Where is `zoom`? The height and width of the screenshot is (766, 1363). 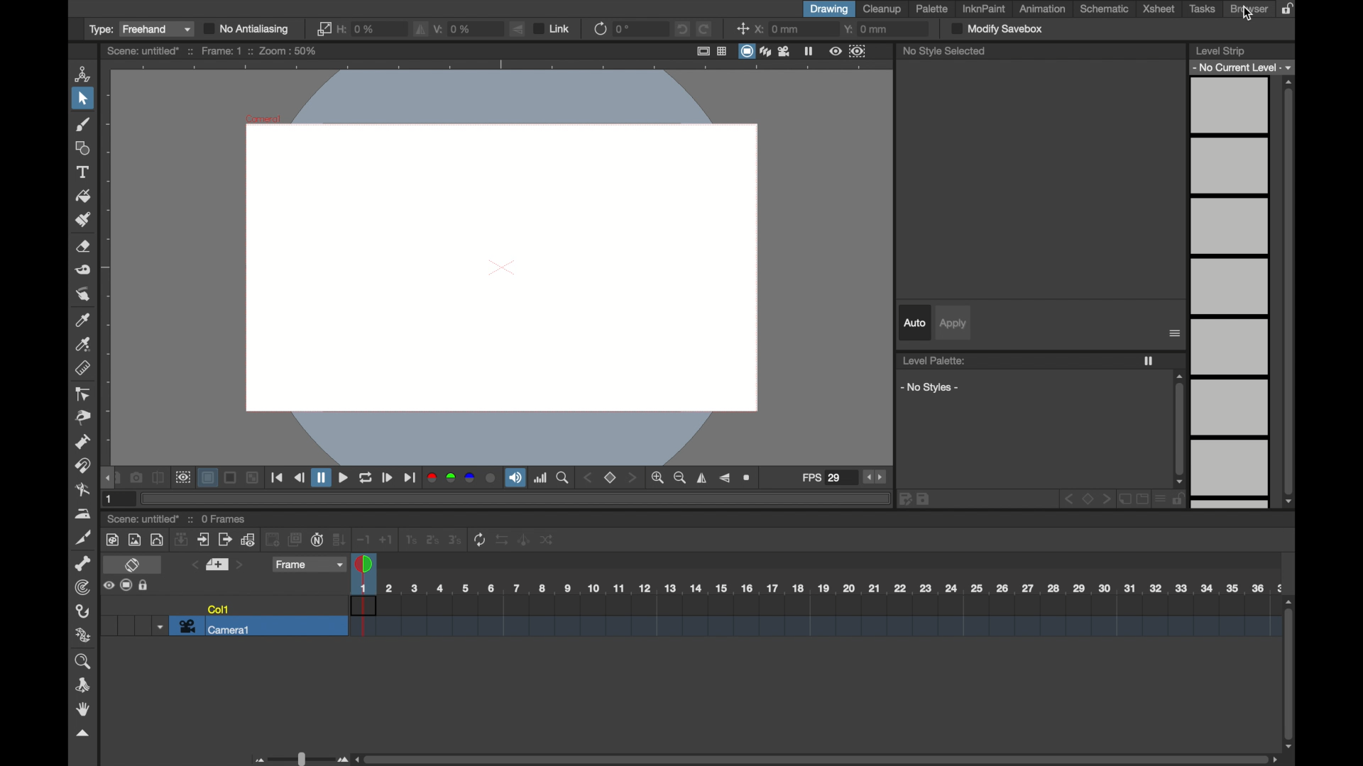
zoom is located at coordinates (748, 477).